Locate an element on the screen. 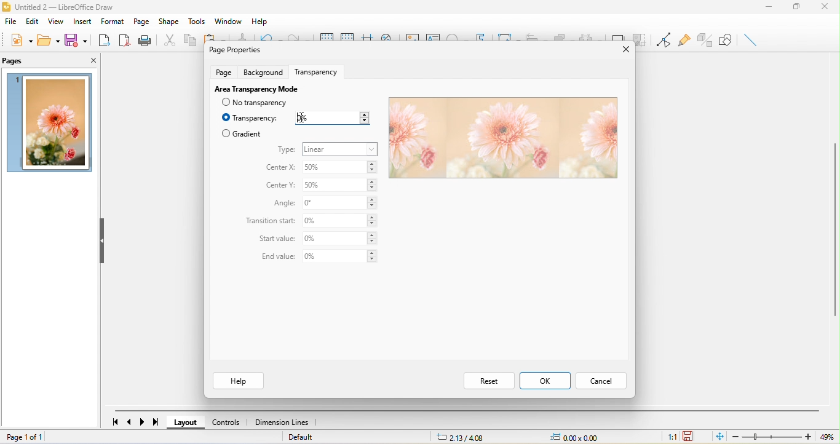  page is located at coordinates (223, 71).